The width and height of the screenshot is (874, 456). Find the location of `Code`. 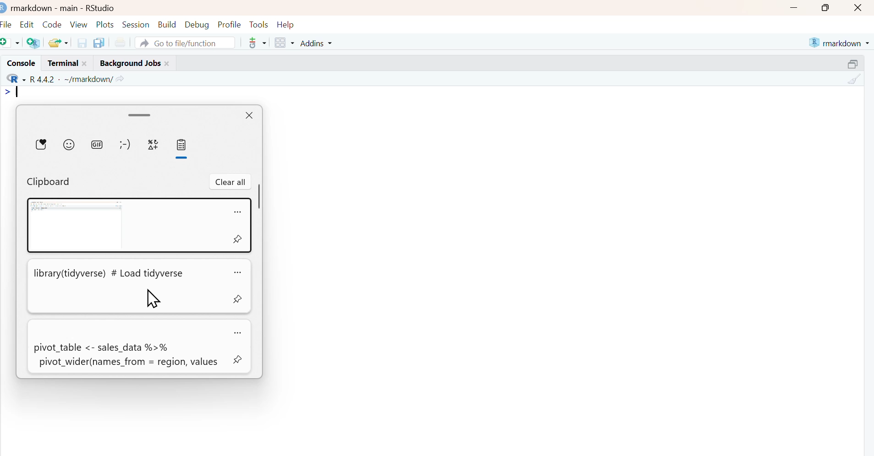

Code is located at coordinates (52, 22).